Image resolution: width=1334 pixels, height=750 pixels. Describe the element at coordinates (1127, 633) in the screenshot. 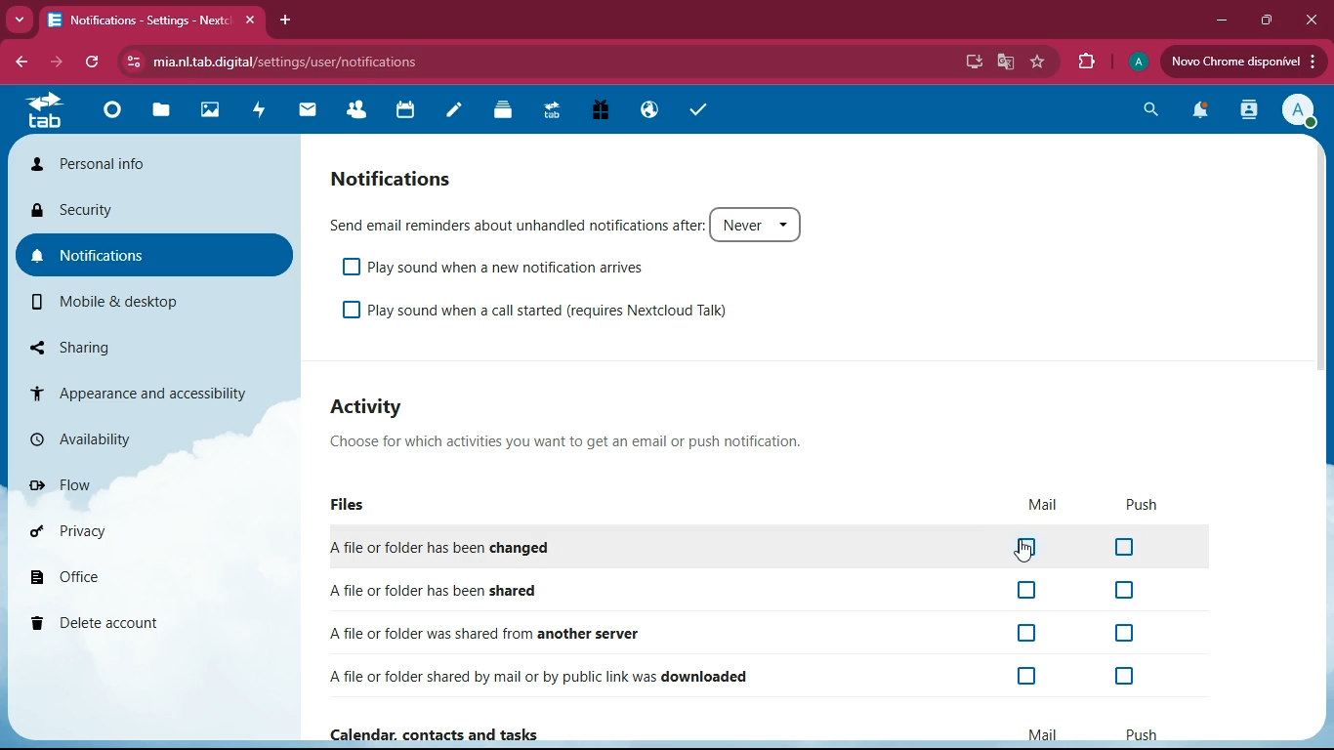

I see `off` at that location.